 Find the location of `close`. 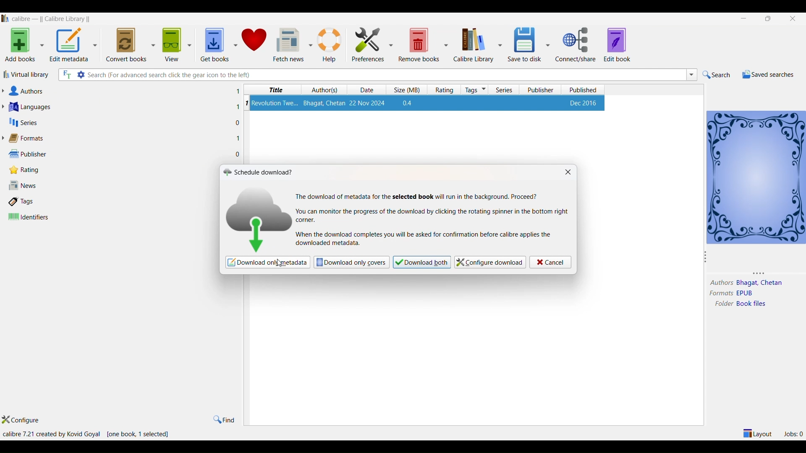

close is located at coordinates (569, 172).